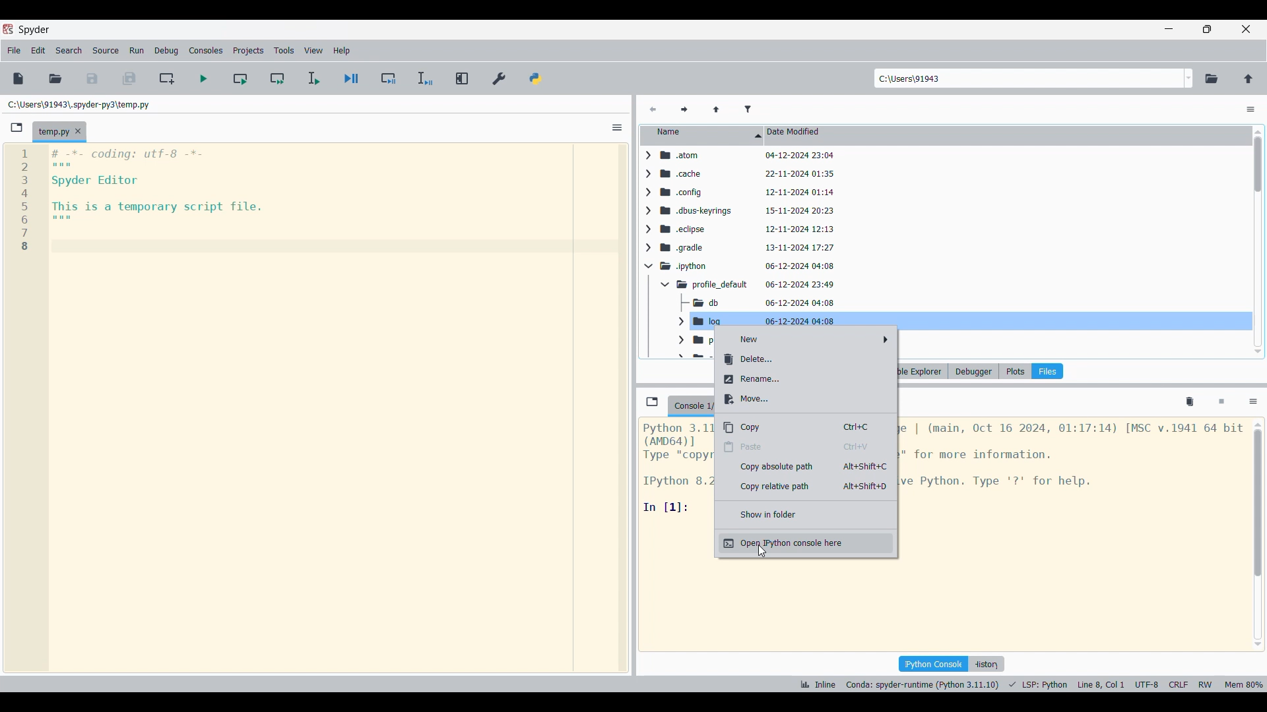 The height and width of the screenshot is (712, 1267). What do you see at coordinates (1246, 29) in the screenshot?
I see `Close interface ` at bounding box center [1246, 29].